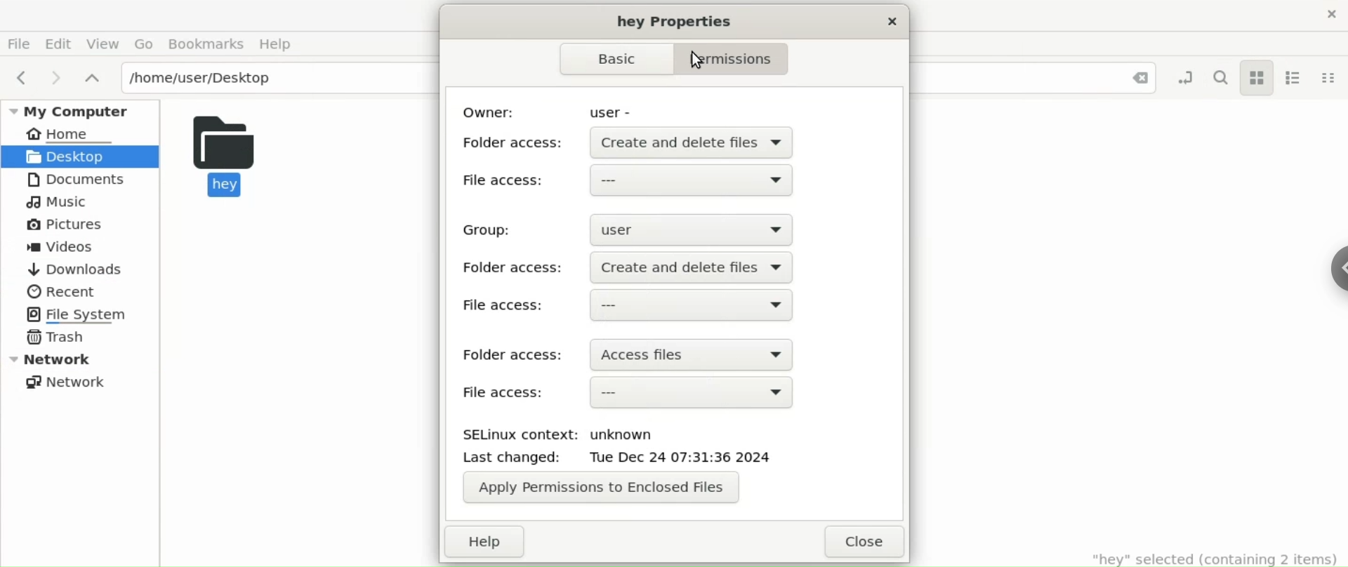 The width and height of the screenshot is (1348, 567). Describe the element at coordinates (207, 44) in the screenshot. I see `Bookmarks` at that location.